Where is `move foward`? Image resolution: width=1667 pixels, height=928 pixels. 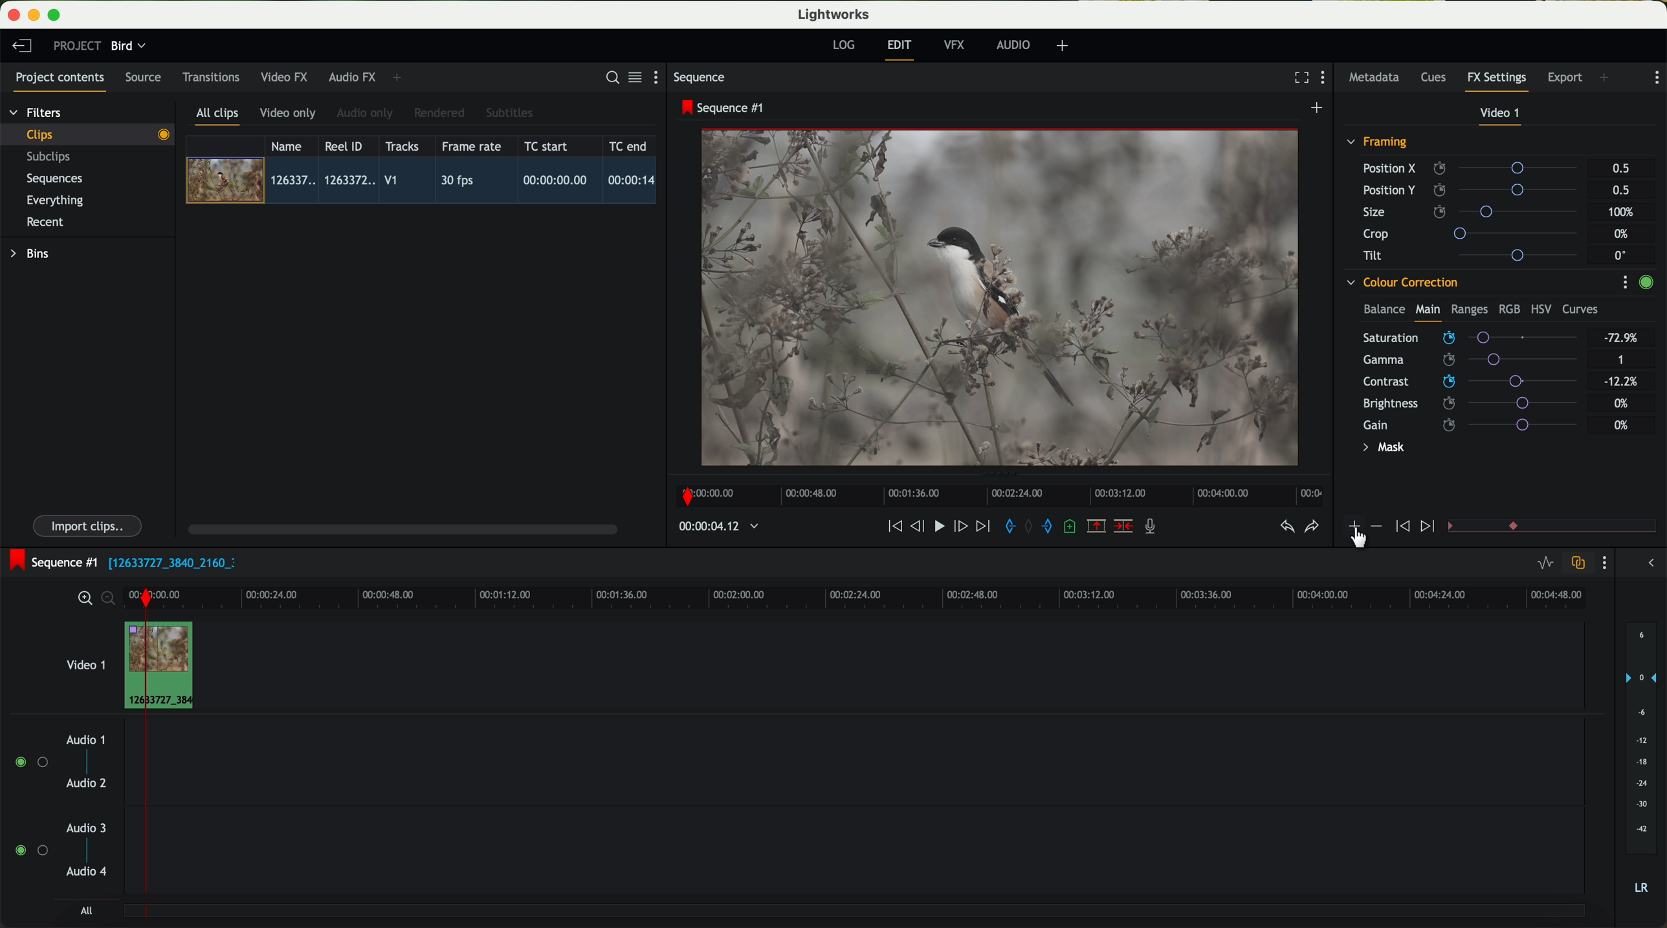
move foward is located at coordinates (982, 526).